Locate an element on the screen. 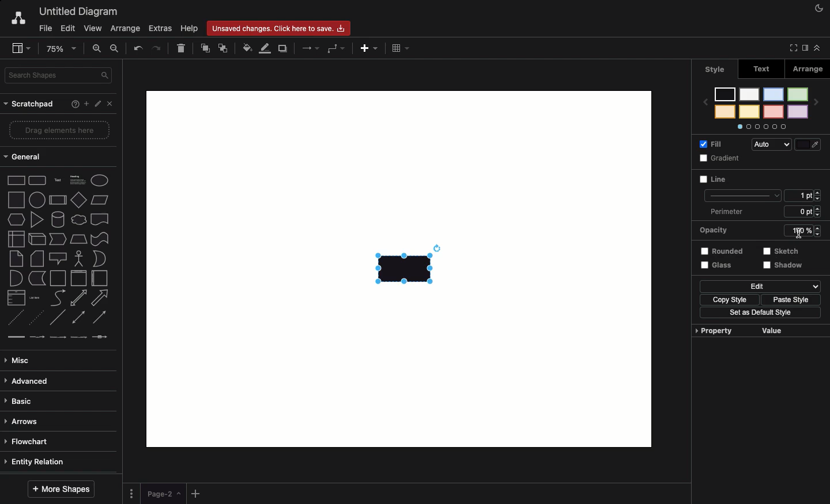 This screenshot has width=830, height=504. actor is located at coordinates (80, 258).